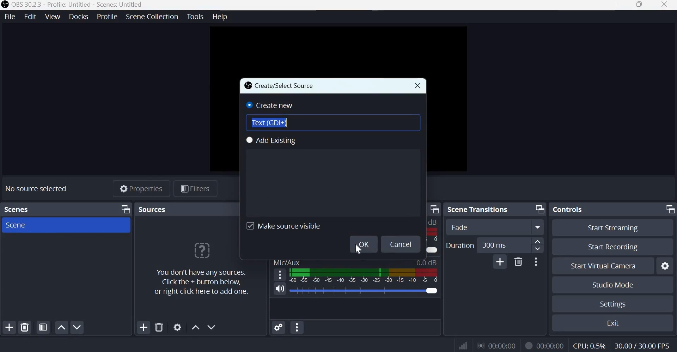 This screenshot has width=677, height=352. I want to click on Add source(s), so click(144, 327).